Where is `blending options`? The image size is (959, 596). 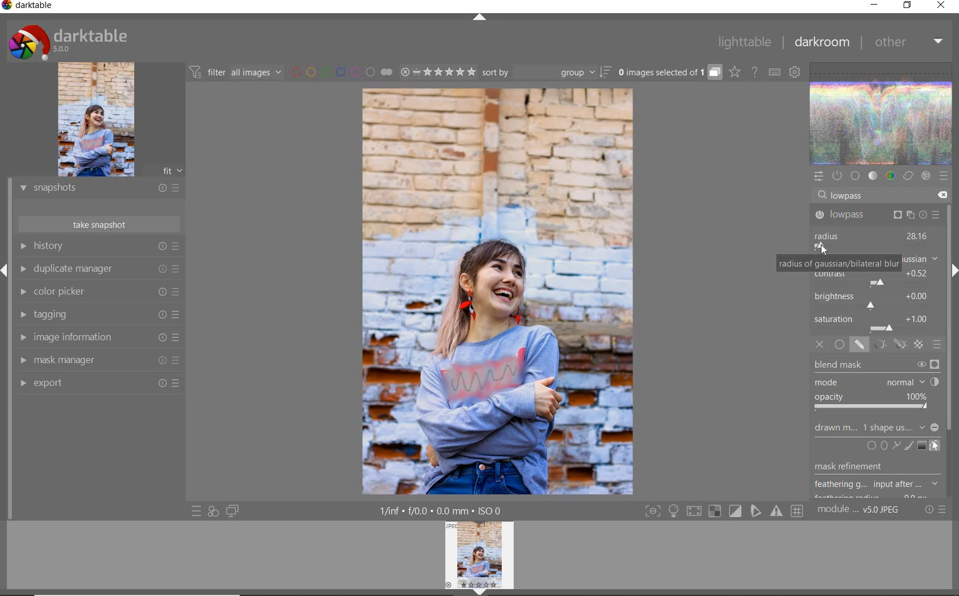 blending options is located at coordinates (937, 344).